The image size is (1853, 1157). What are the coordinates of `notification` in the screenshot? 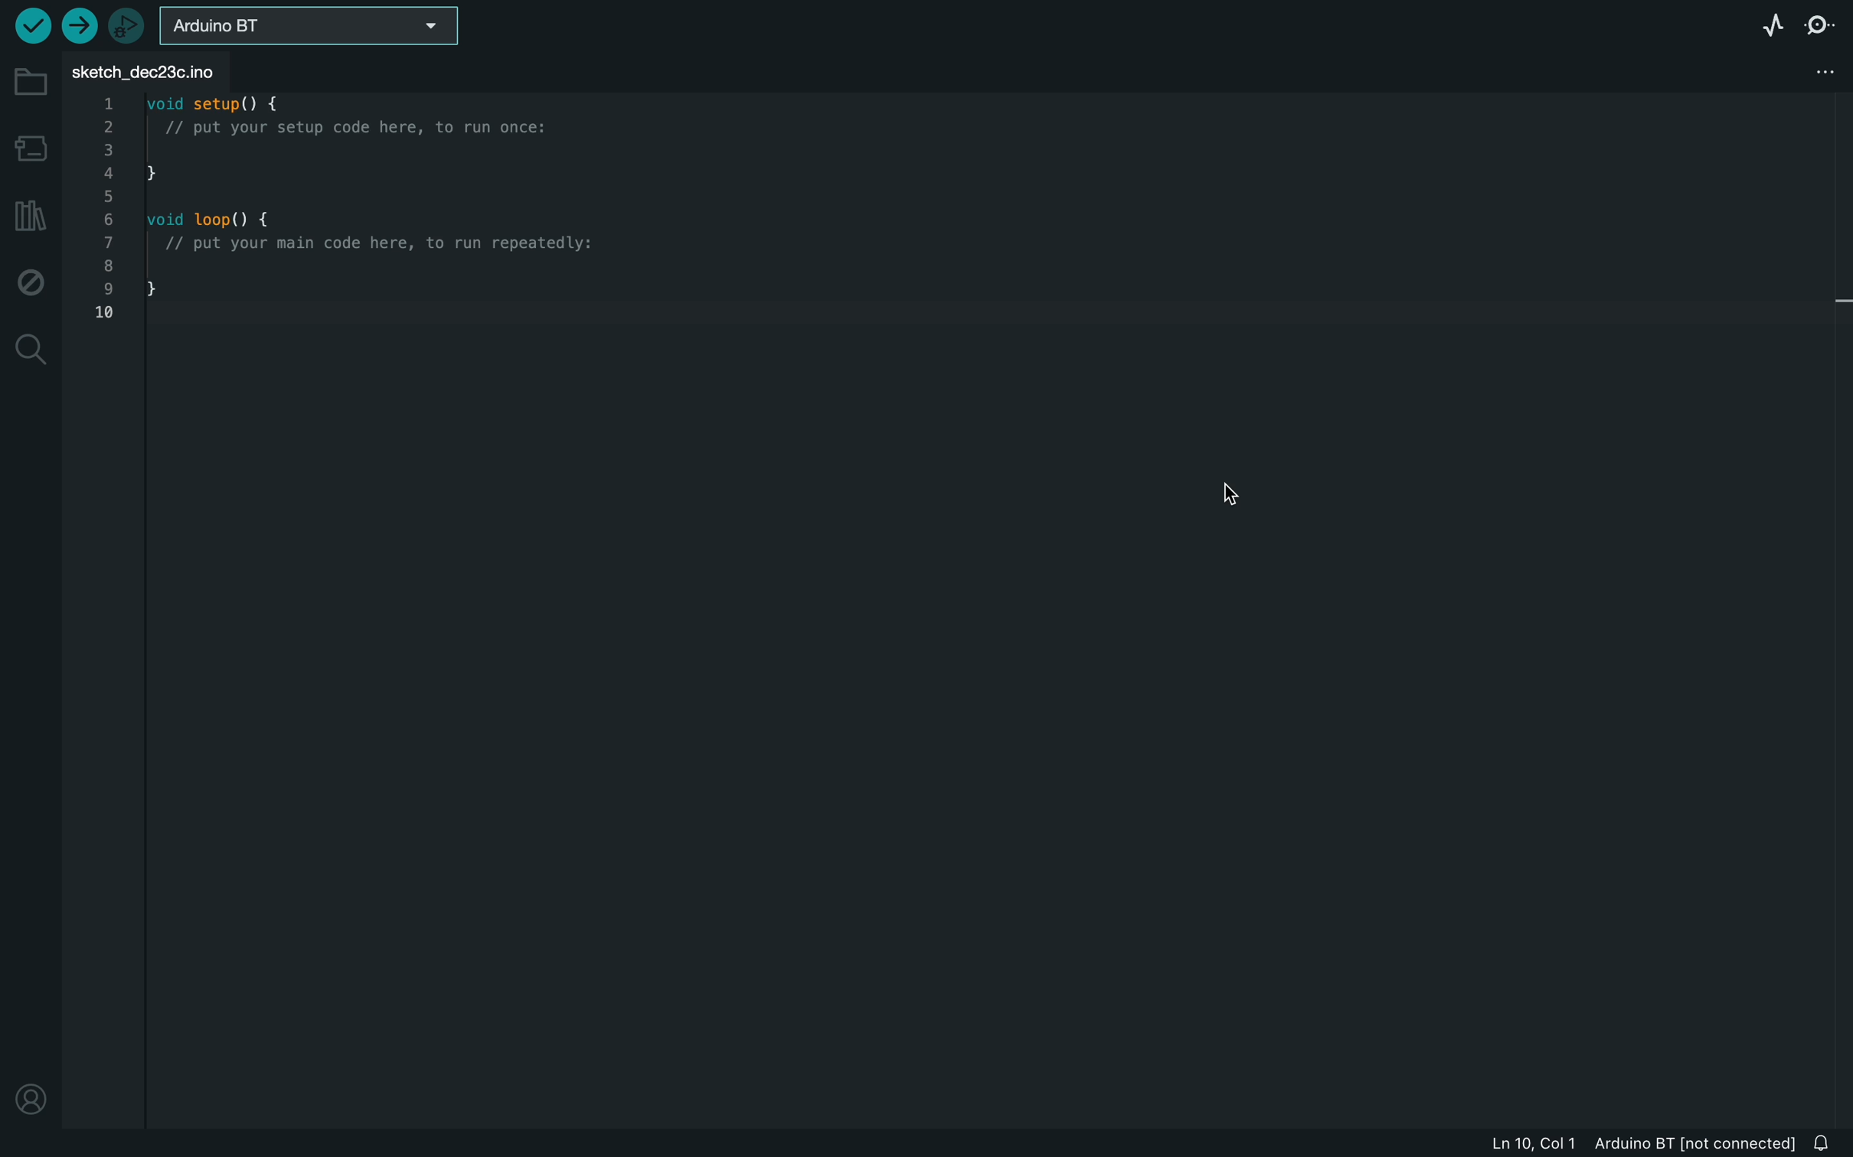 It's located at (1824, 1142).